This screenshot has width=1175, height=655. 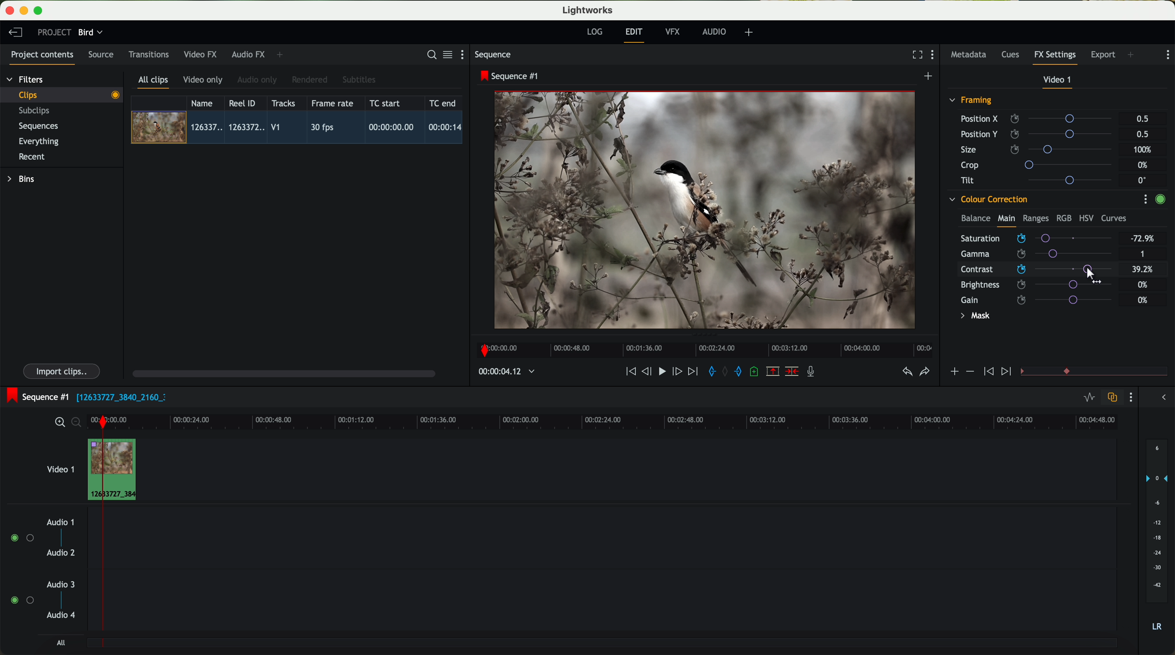 What do you see at coordinates (1142, 134) in the screenshot?
I see `0.5` at bounding box center [1142, 134].